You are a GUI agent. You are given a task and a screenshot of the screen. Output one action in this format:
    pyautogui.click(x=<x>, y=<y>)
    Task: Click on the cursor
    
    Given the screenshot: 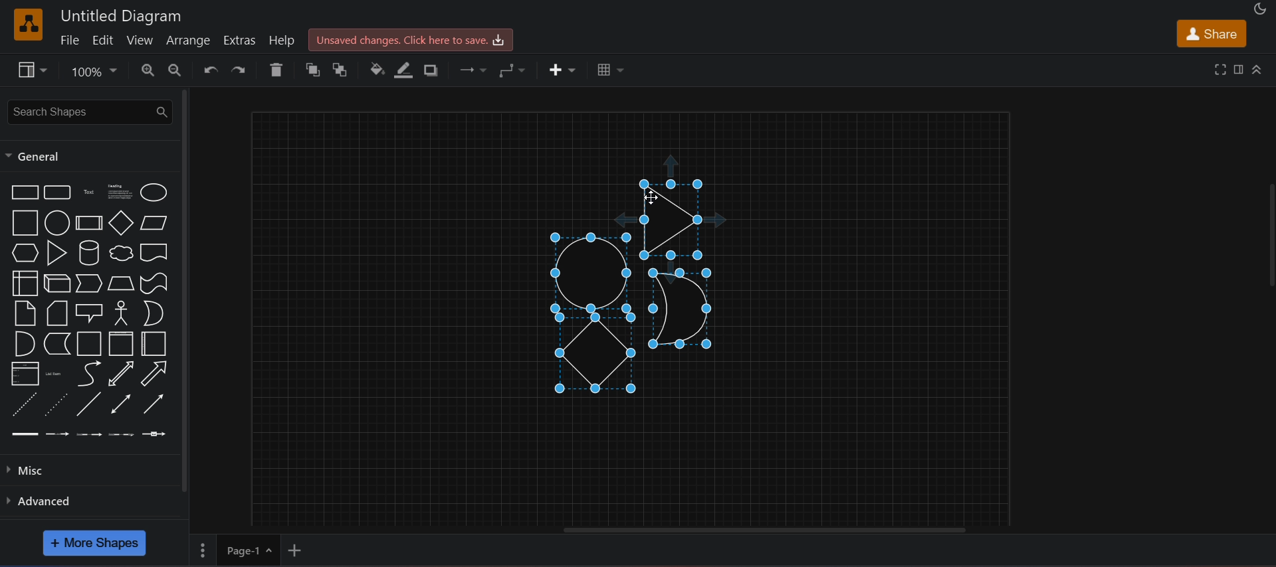 What is the action you would take?
    pyautogui.click(x=653, y=198)
    